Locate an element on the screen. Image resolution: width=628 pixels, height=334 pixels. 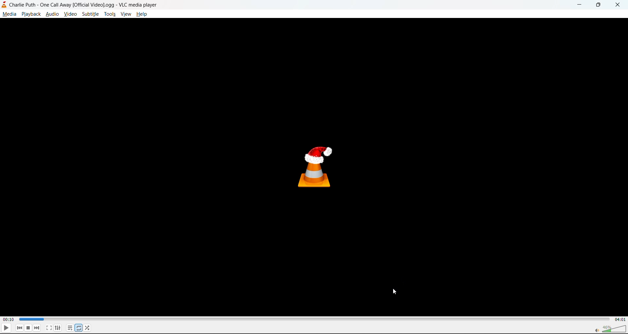
previous is located at coordinates (19, 328).